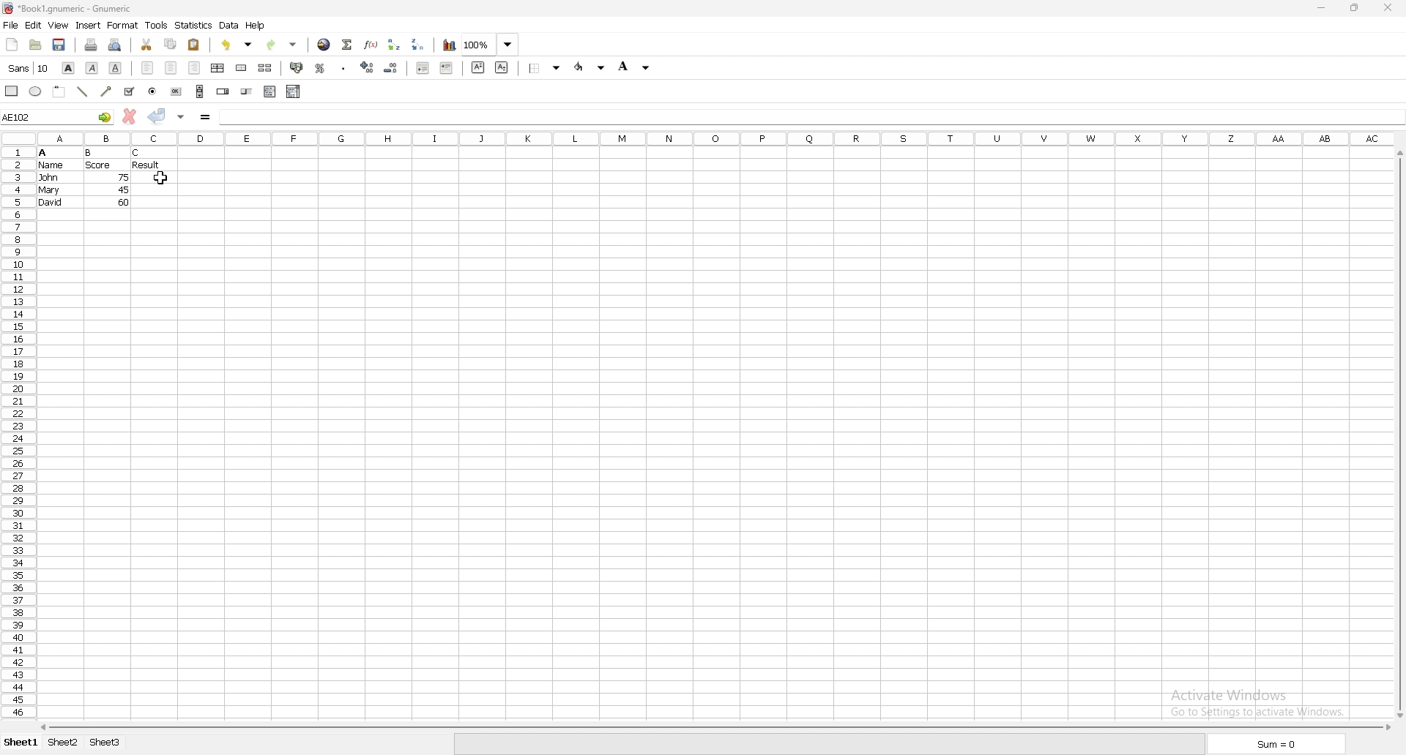 The image size is (1406, 755). What do you see at coordinates (124, 202) in the screenshot?
I see `60` at bounding box center [124, 202].